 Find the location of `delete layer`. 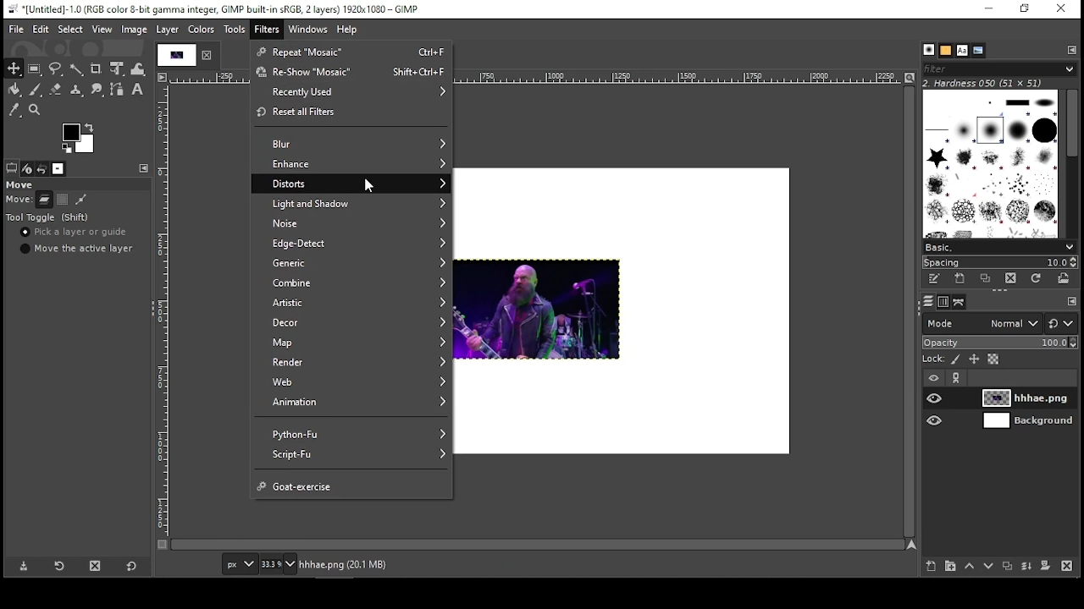

delete layer is located at coordinates (1070, 565).